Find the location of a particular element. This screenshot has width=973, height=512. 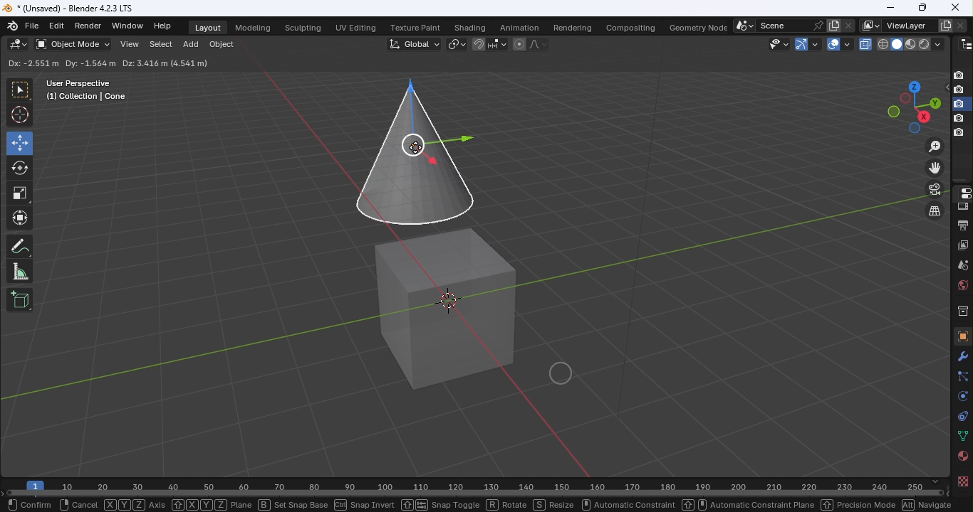

Physics is located at coordinates (961, 395).